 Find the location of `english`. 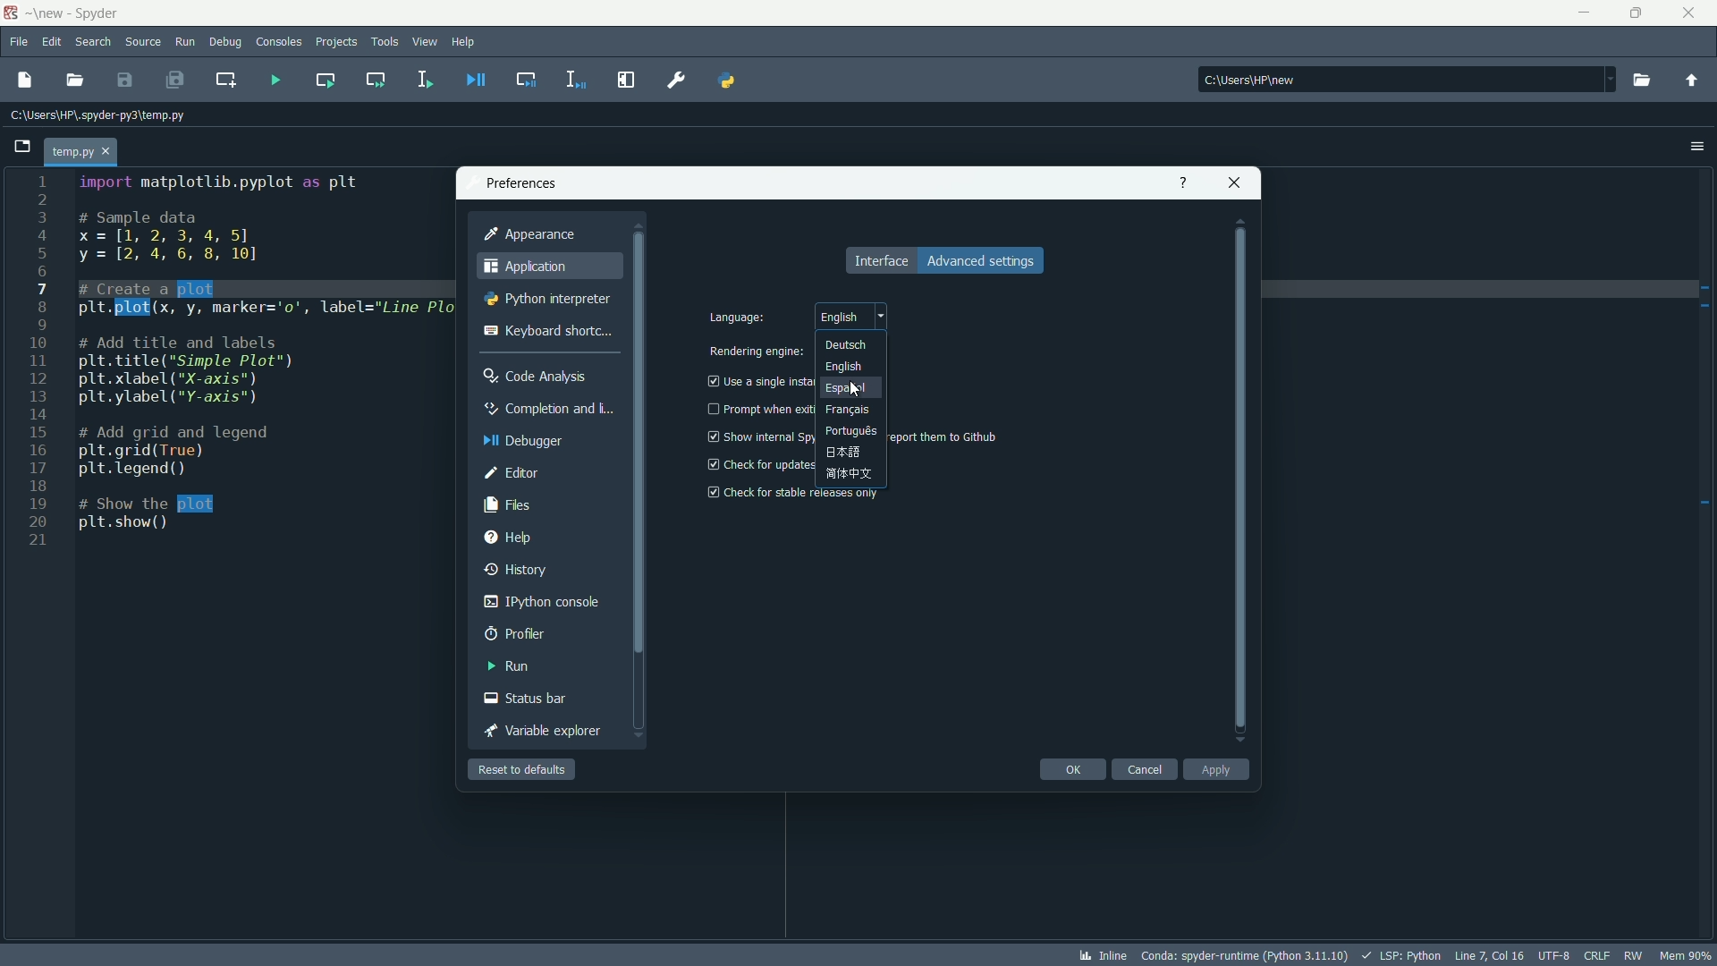

english is located at coordinates (851, 315).